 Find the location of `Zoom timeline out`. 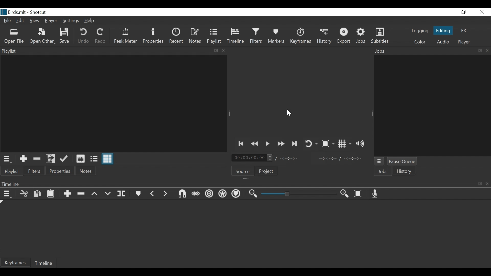

Zoom timeline out is located at coordinates (253, 194).